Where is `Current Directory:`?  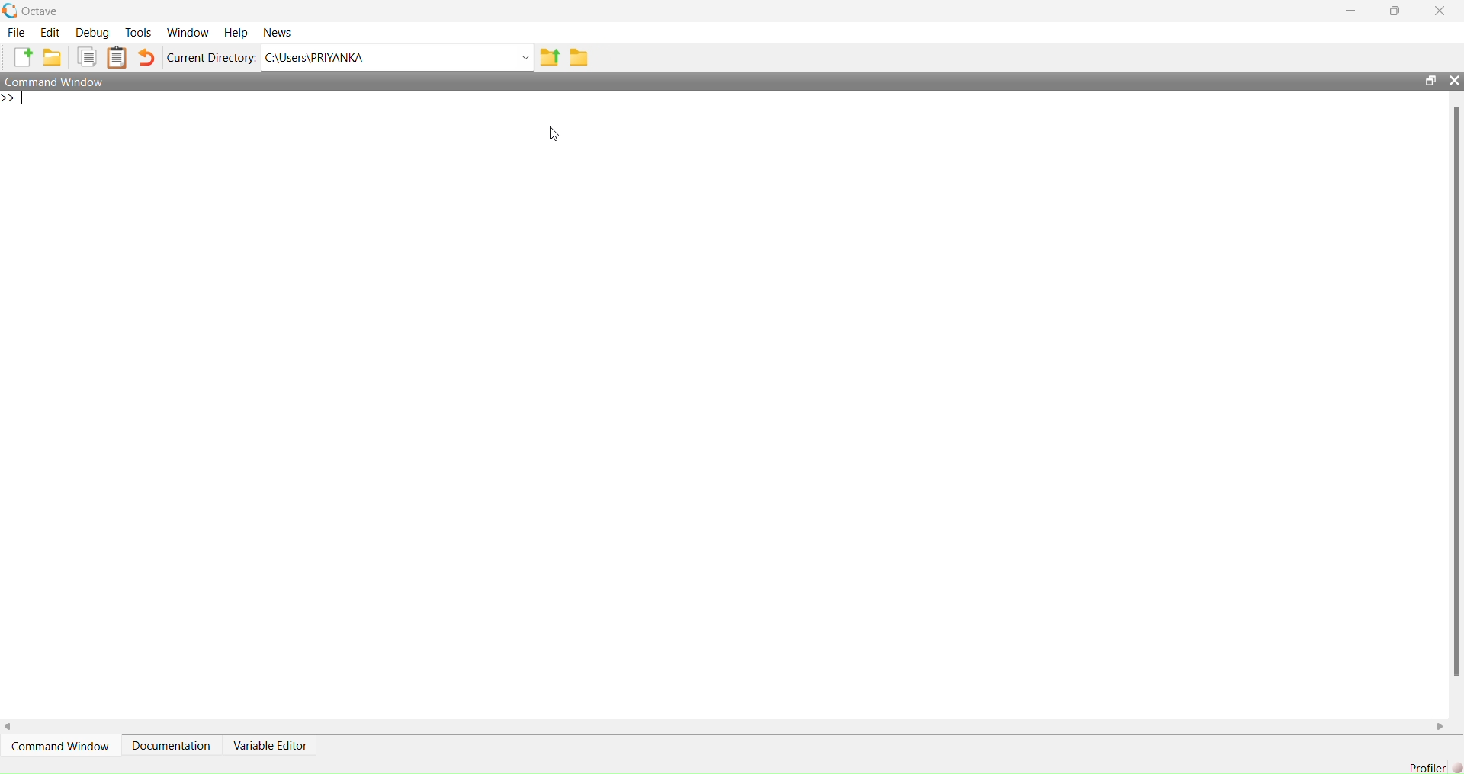
Current Directory: is located at coordinates (213, 59).